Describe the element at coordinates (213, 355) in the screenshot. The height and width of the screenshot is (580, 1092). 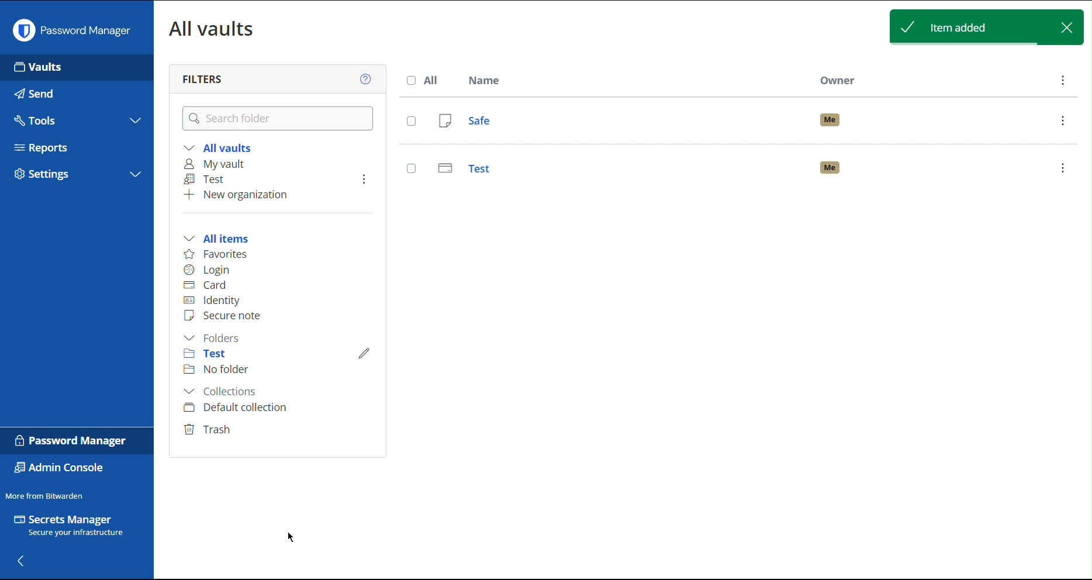
I see `Test` at that location.